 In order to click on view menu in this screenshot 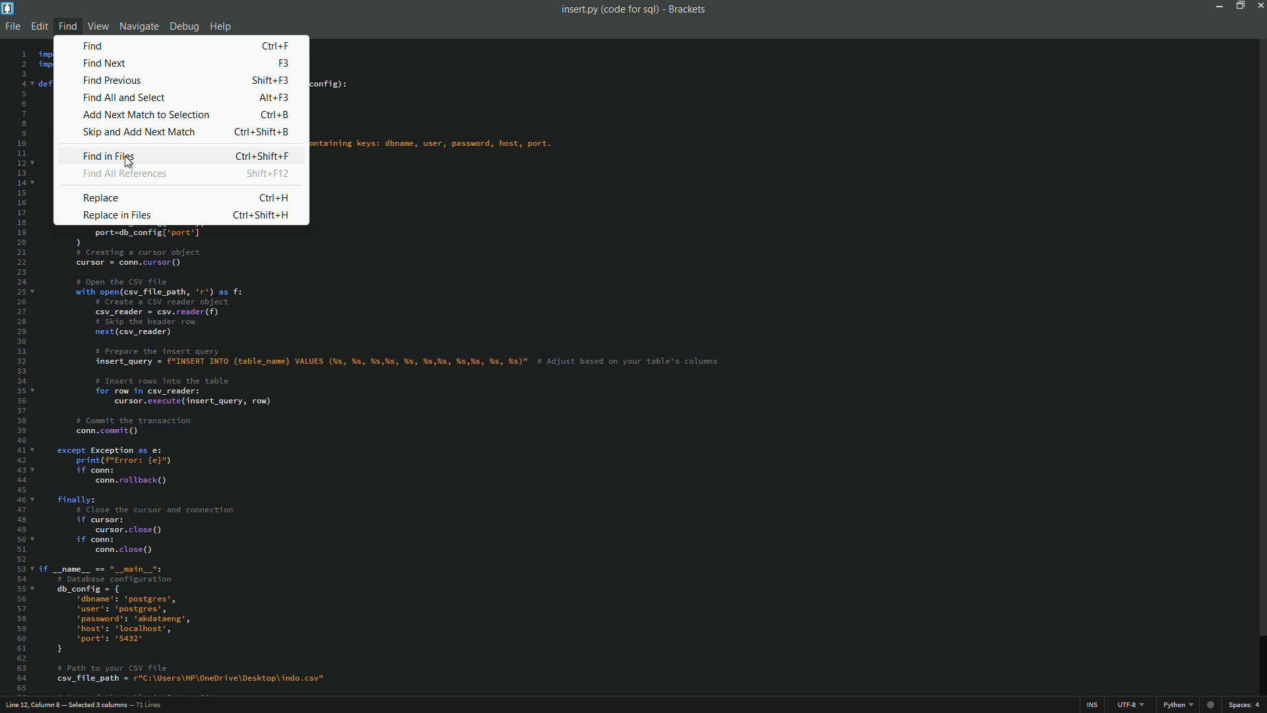, I will do `click(98, 26)`.